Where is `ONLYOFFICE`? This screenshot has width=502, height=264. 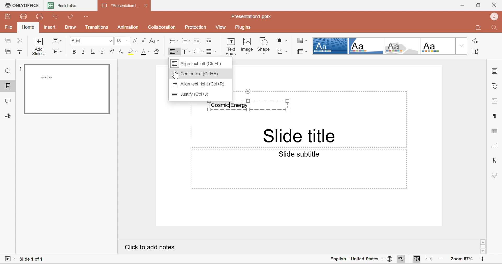
ONLYOFFICE is located at coordinates (22, 5).